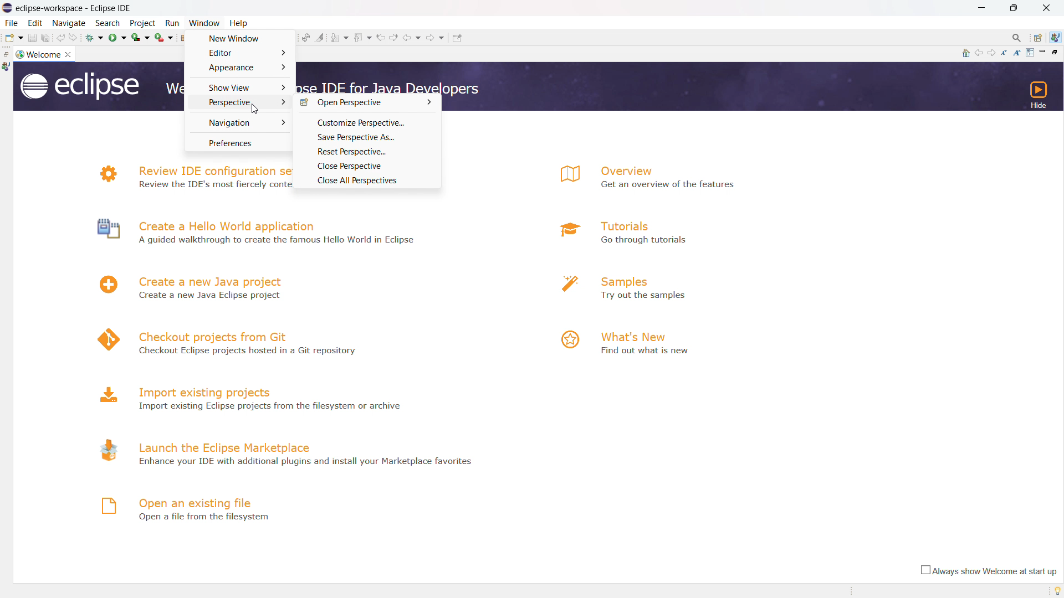 The height and width of the screenshot is (598, 1064). I want to click on java, so click(7, 67).